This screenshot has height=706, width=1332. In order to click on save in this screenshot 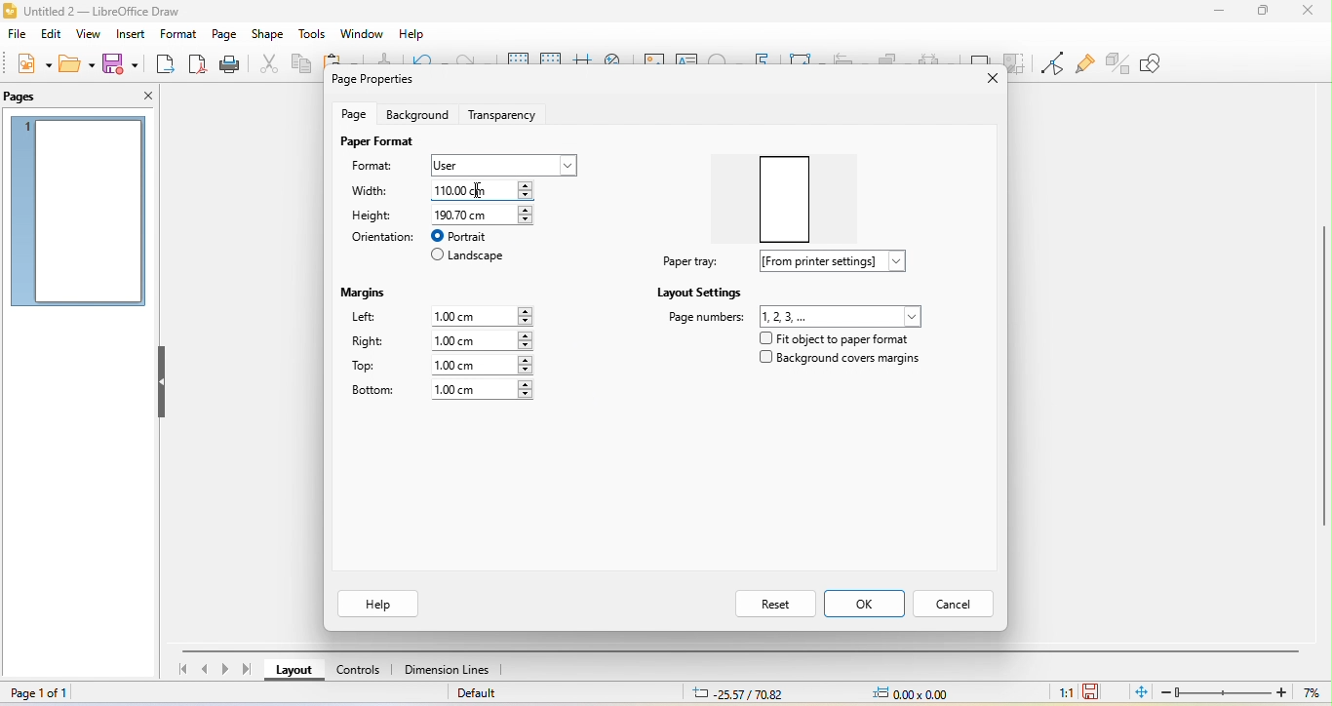, I will do `click(124, 62)`.